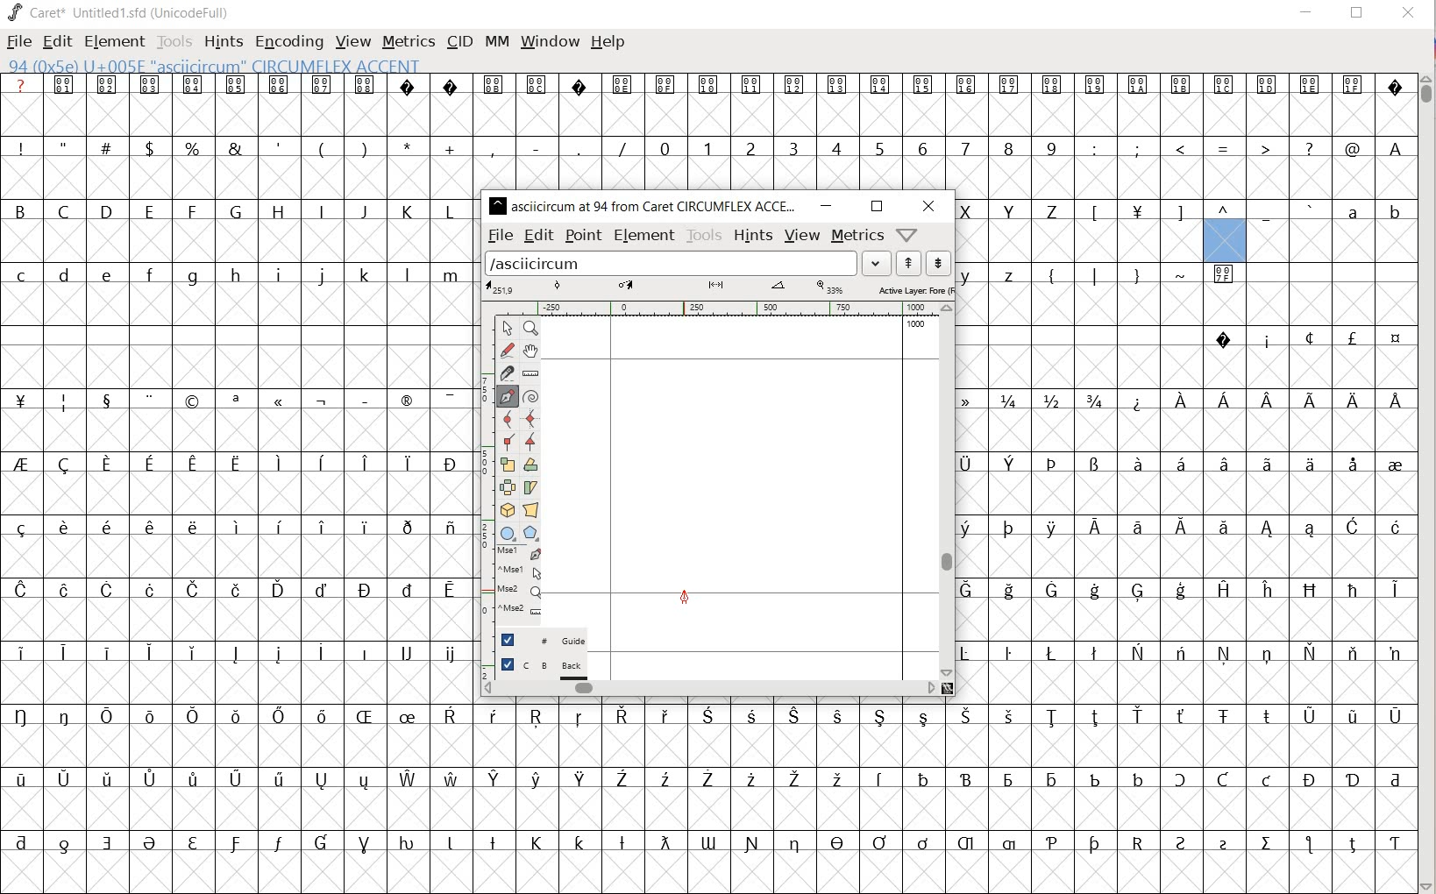  Describe the element at coordinates (505, 373) in the screenshot. I see `cut splines in two` at that location.